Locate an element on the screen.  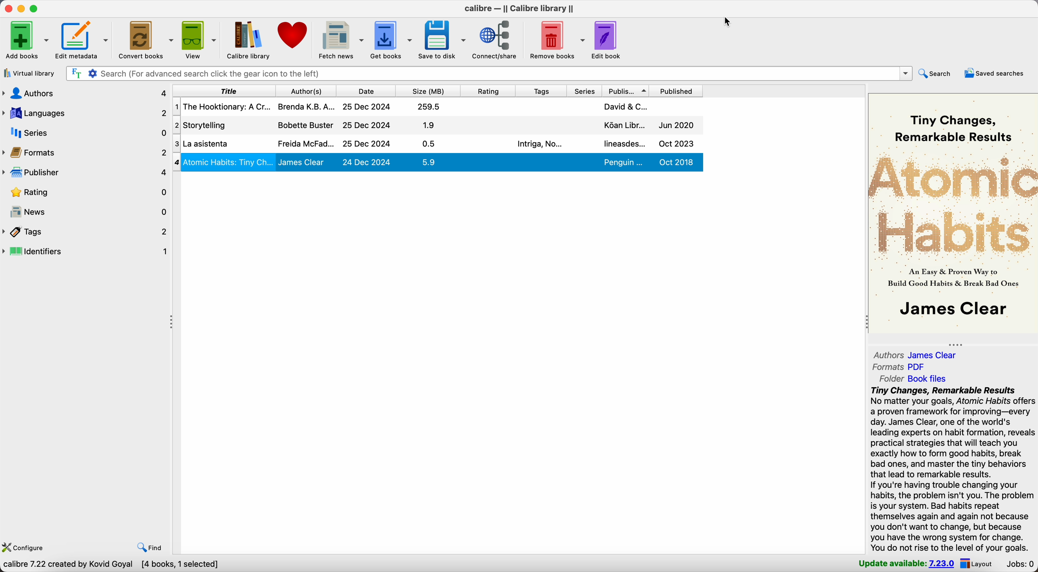
Calibre 7.22 created by Kovid Goyal [4 books, 1 selected] is located at coordinates (112, 565).